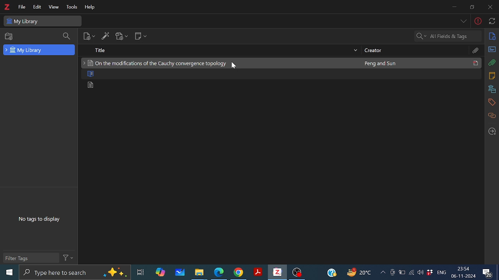  Describe the element at coordinates (297, 273) in the screenshot. I see `OBS studio` at that location.